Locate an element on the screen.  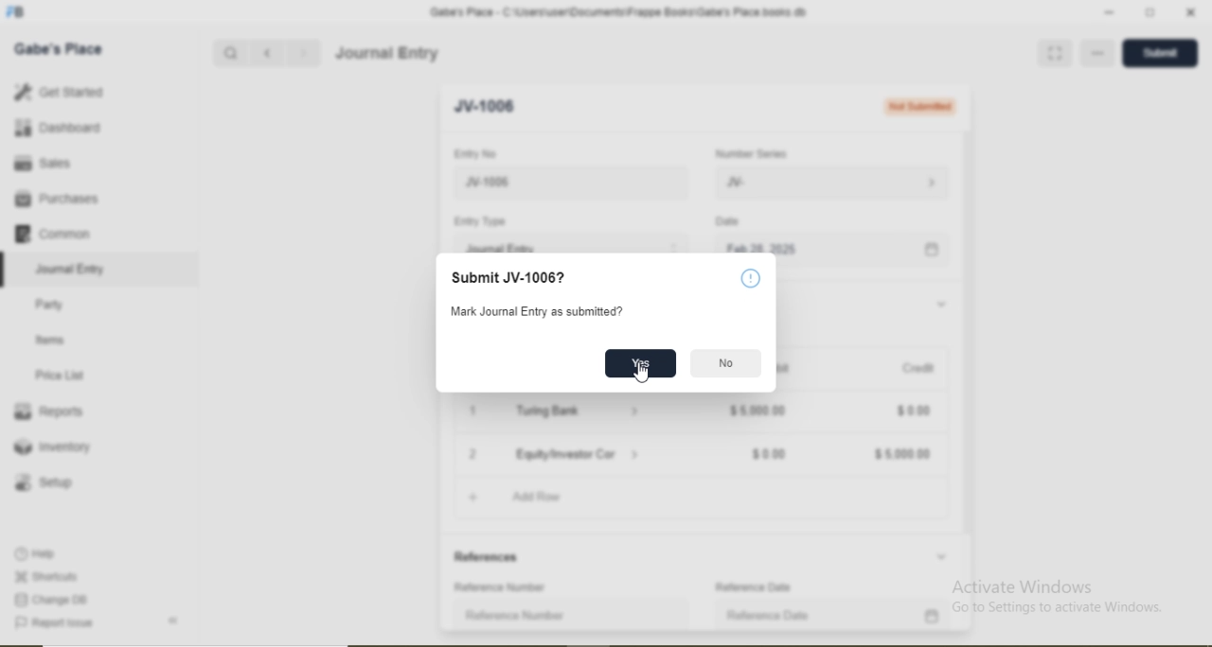
Back is located at coordinates (172, 621).